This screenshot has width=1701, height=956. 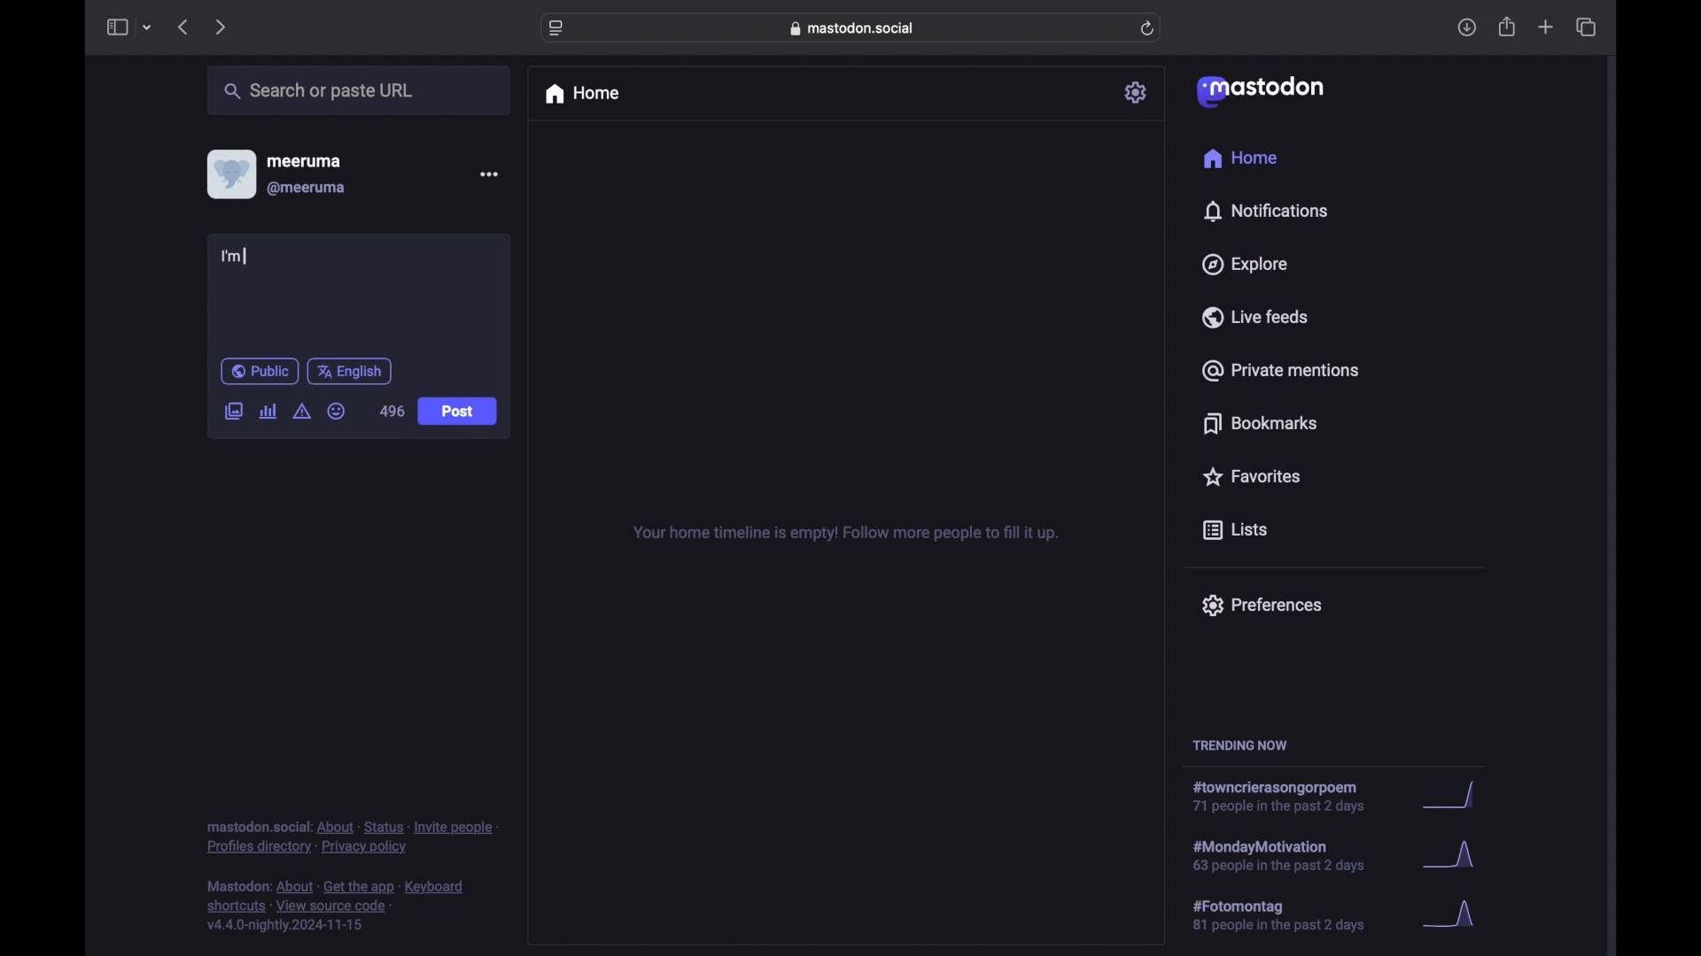 I want to click on notifications, so click(x=1265, y=212).